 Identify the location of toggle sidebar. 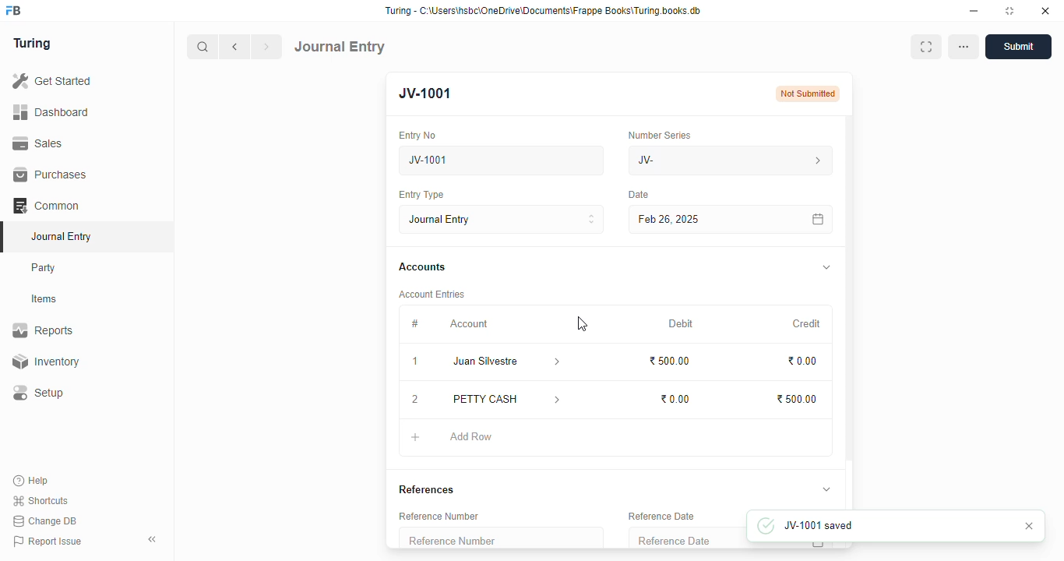
(153, 539).